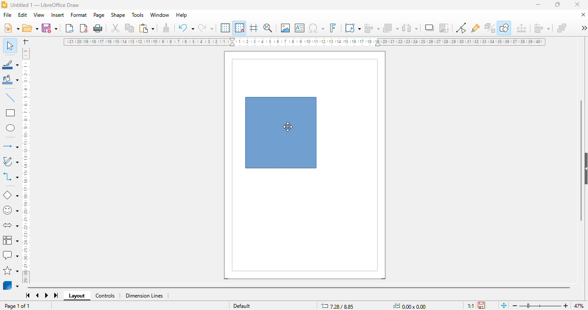  Describe the element at coordinates (10, 113) in the screenshot. I see `rectangle` at that location.